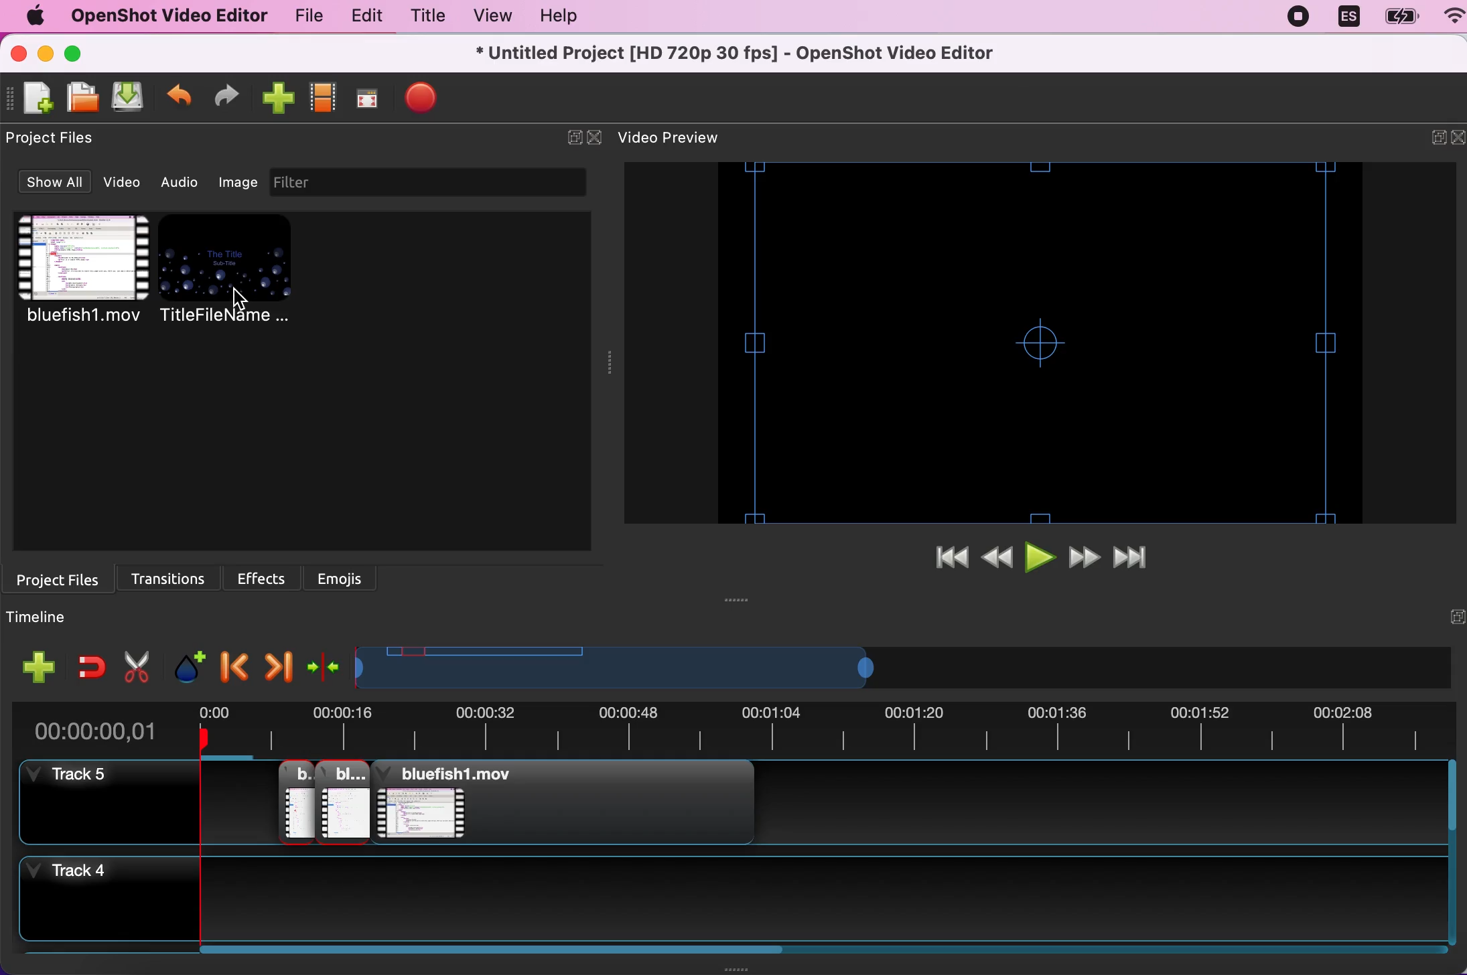 The width and height of the screenshot is (1467, 975). What do you see at coordinates (1450, 617) in the screenshot?
I see `hide/expand` at bounding box center [1450, 617].